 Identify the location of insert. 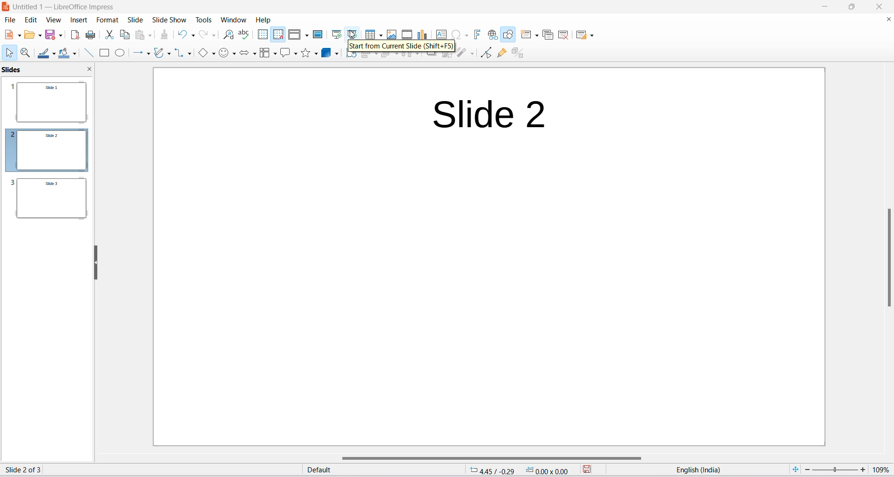
(80, 21).